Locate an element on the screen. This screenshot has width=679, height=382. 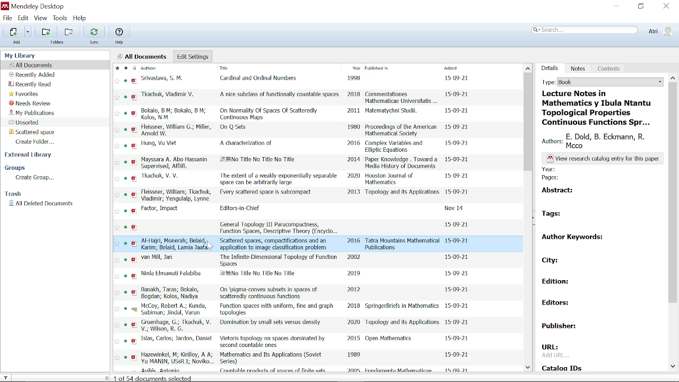
authors is located at coordinates (172, 293).